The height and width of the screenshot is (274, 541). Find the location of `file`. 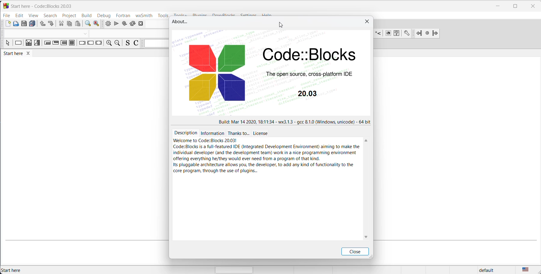

file is located at coordinates (7, 15).